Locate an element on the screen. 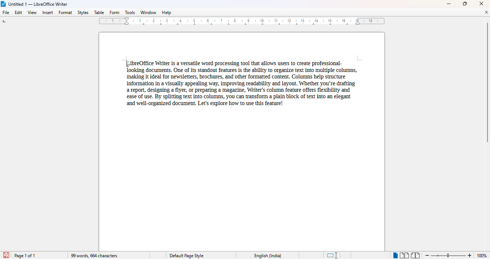 The width and height of the screenshot is (490, 259). Change zoom level is located at coordinates (448, 254).